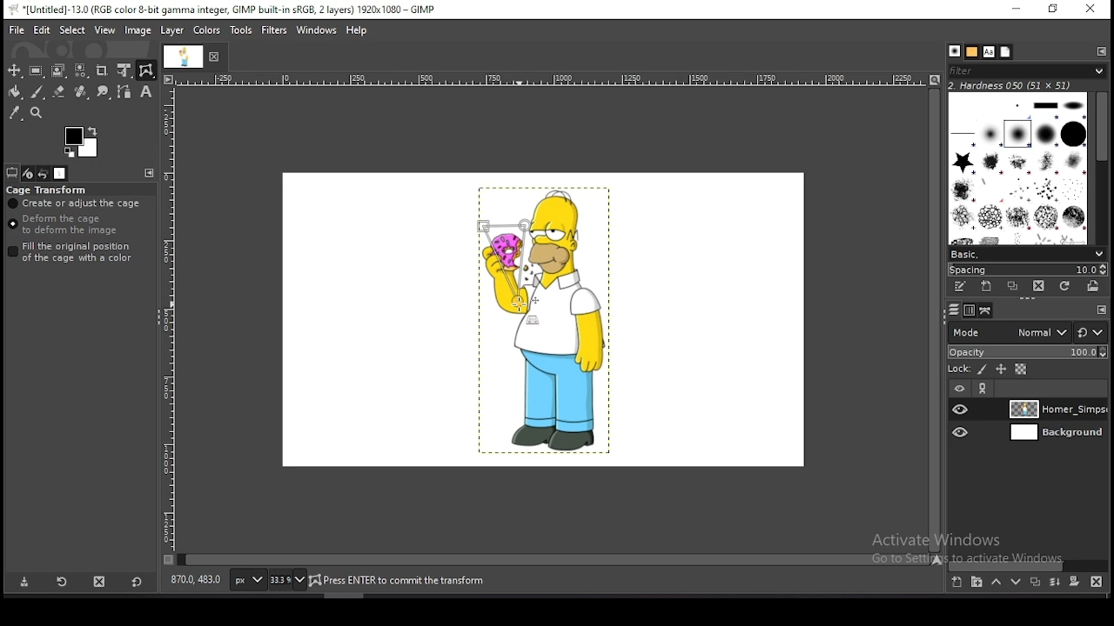 Image resolution: width=1114 pixels, height=626 pixels. Describe the element at coordinates (1000, 370) in the screenshot. I see `lock position and size` at that location.